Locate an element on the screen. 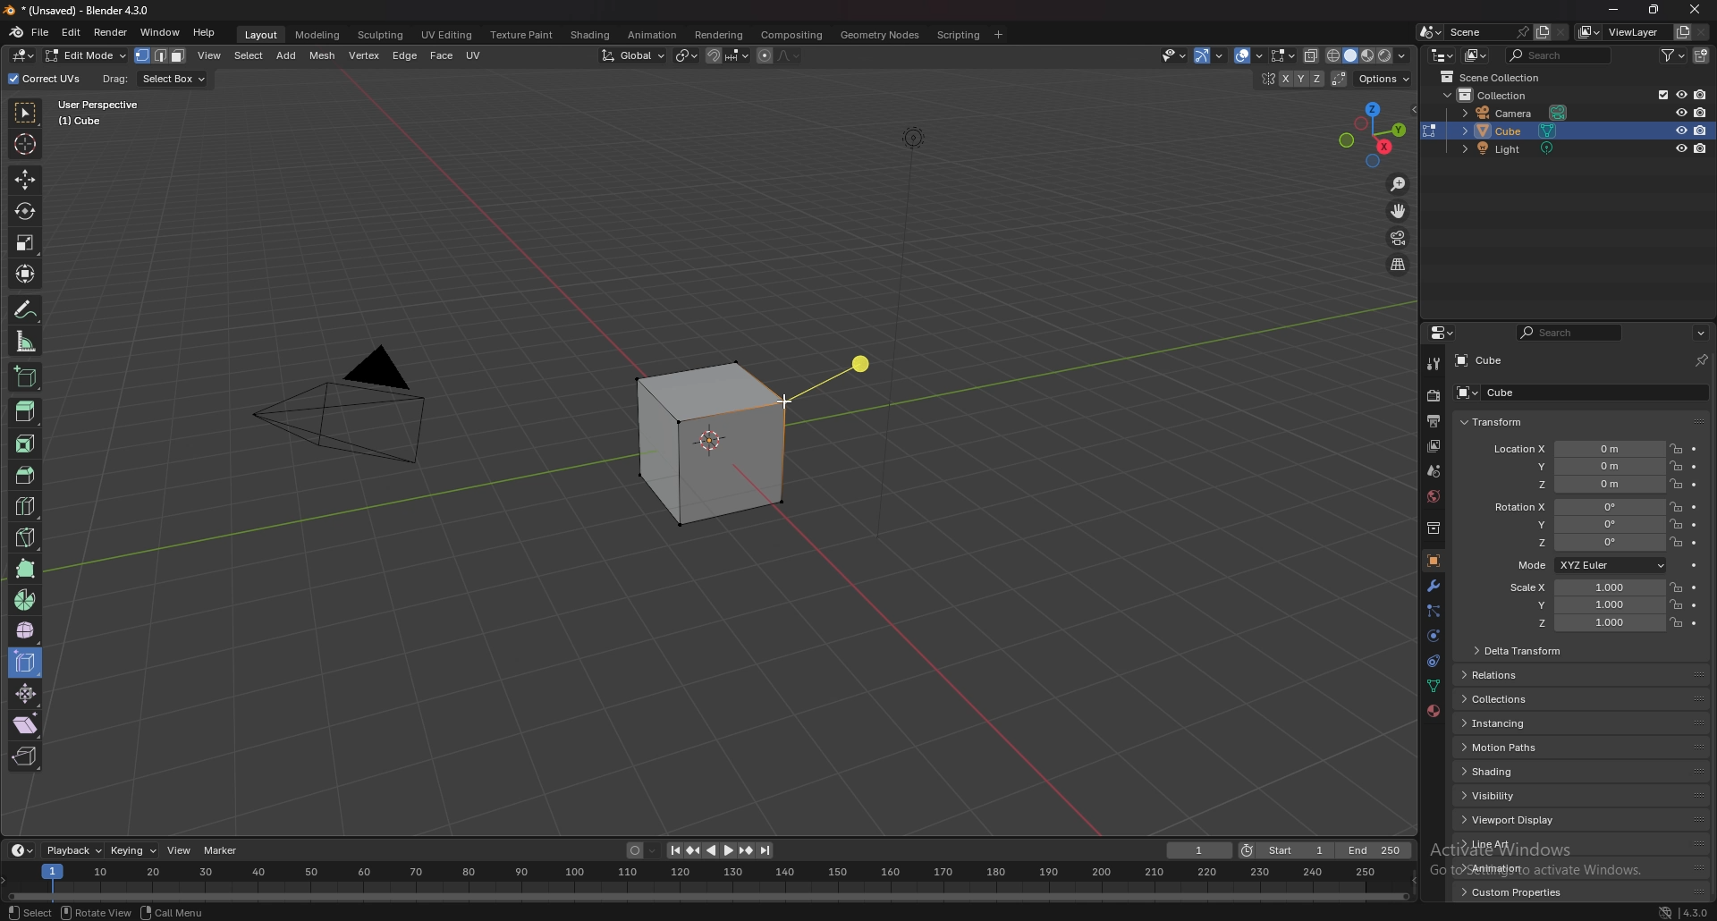 Image resolution: width=1717 pixels, height=921 pixels. delta transform is located at coordinates (1519, 651).